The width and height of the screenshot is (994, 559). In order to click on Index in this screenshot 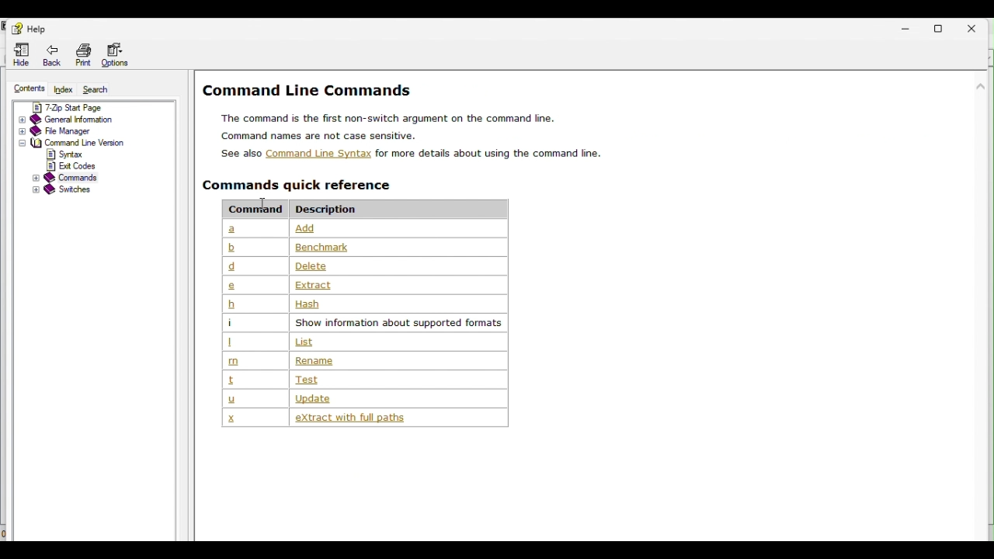, I will do `click(64, 89)`.